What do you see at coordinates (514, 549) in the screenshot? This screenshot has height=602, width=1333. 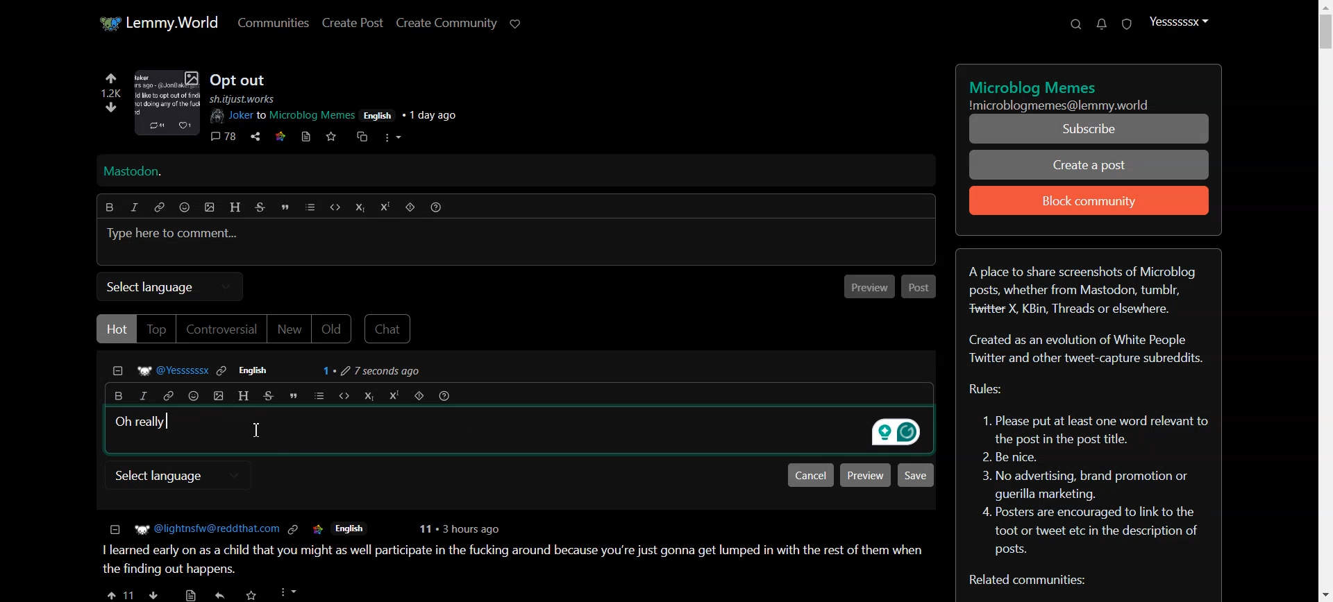 I see `posts` at bounding box center [514, 549].